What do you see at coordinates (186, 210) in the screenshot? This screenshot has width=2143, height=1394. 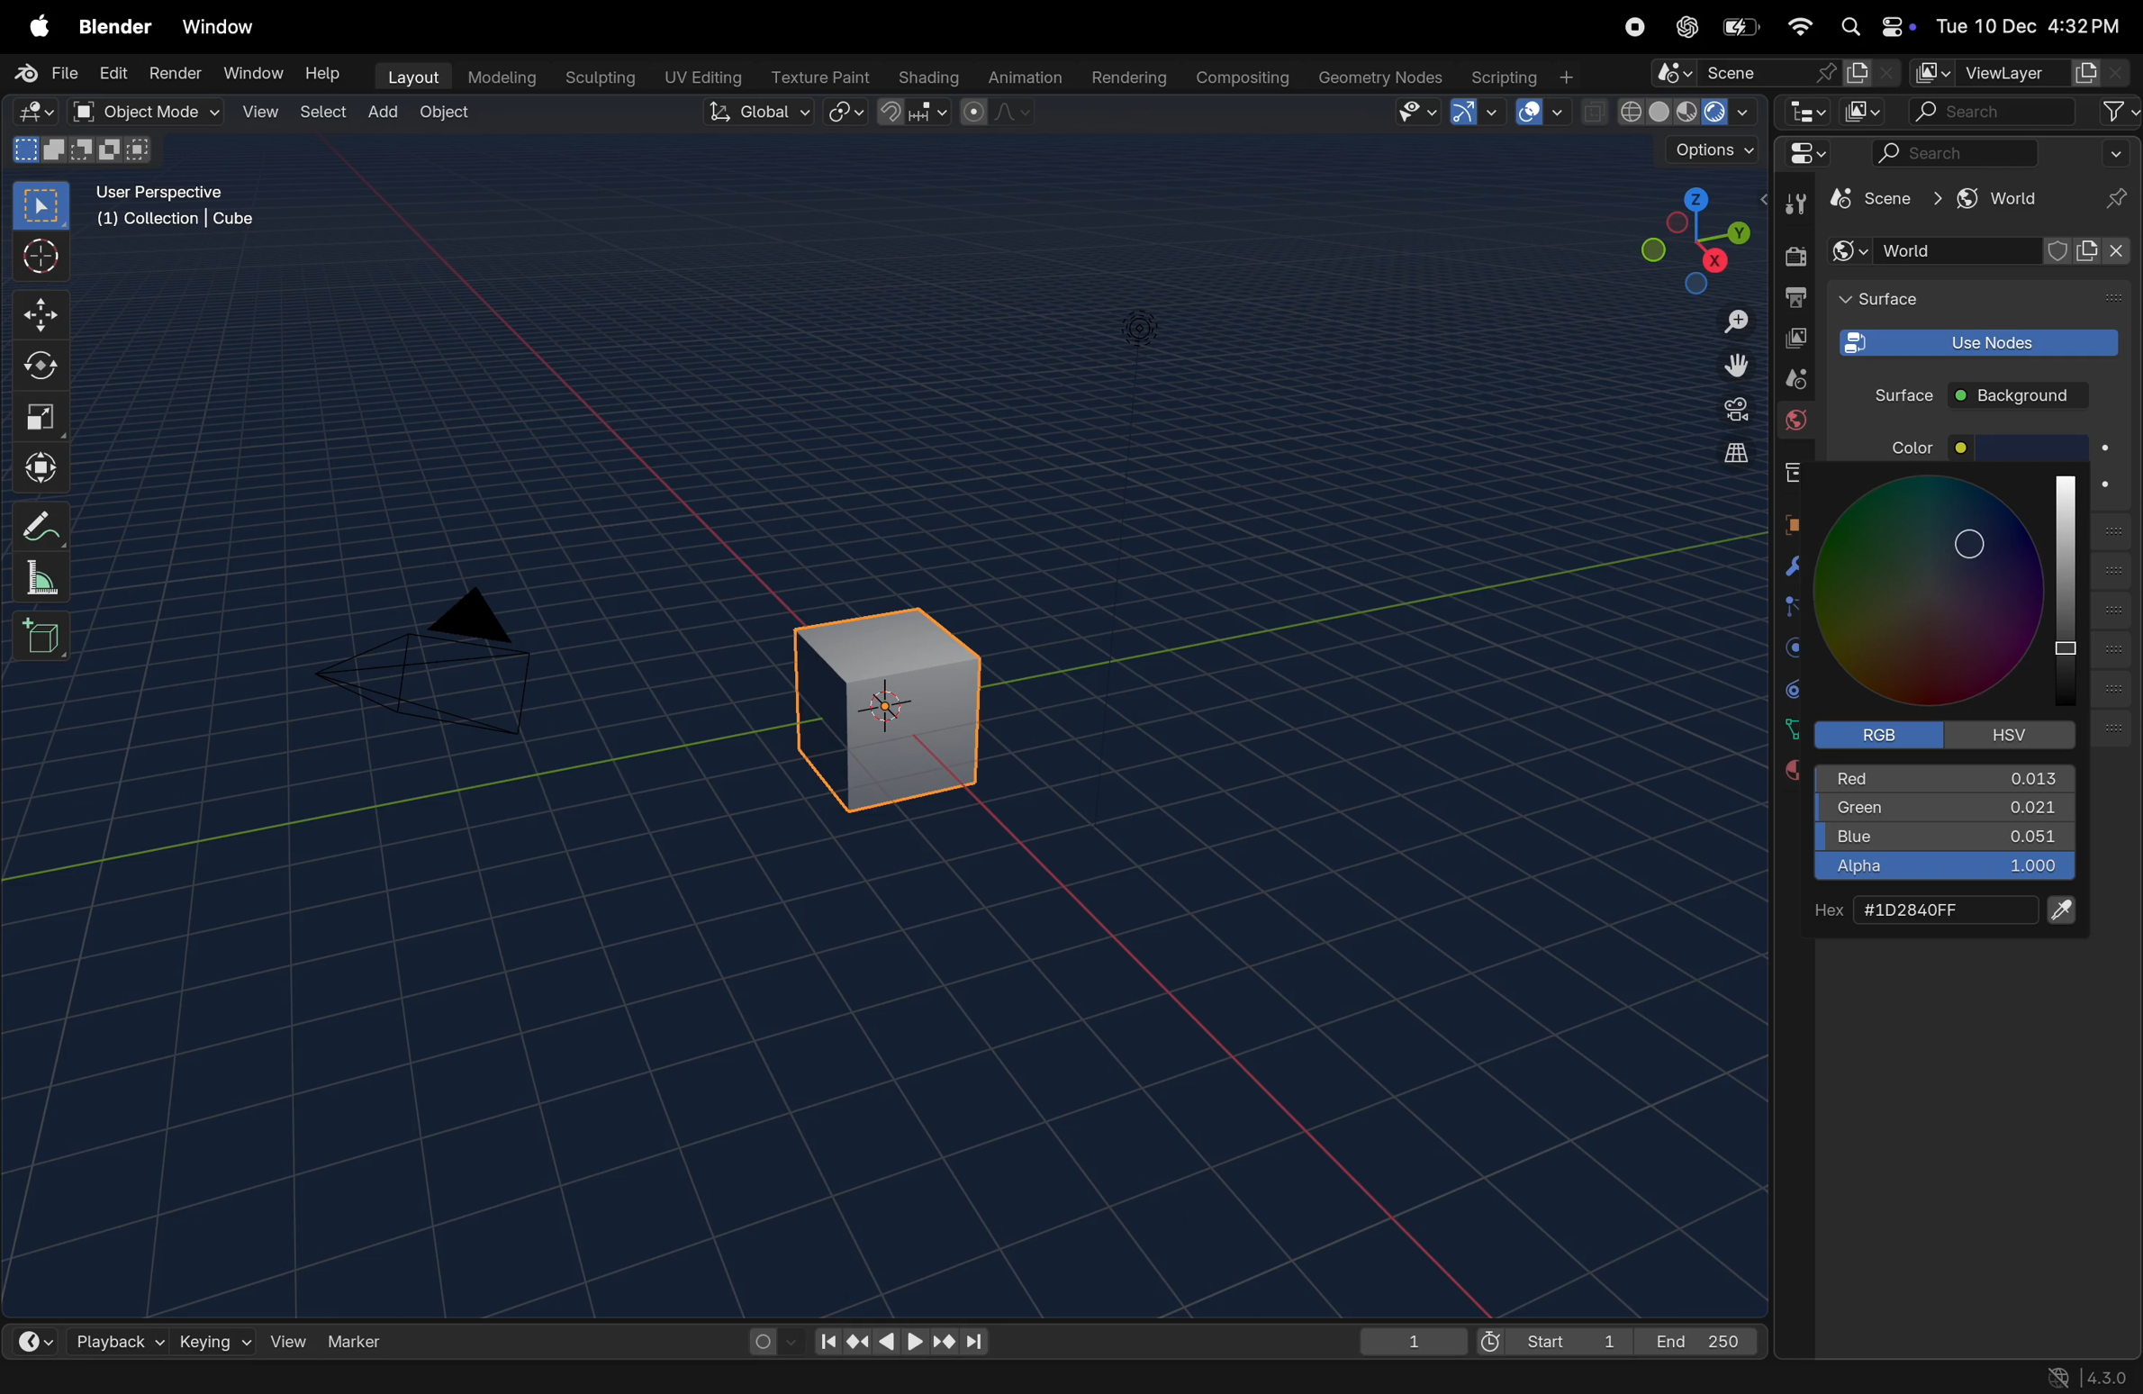 I see `user perspective` at bounding box center [186, 210].